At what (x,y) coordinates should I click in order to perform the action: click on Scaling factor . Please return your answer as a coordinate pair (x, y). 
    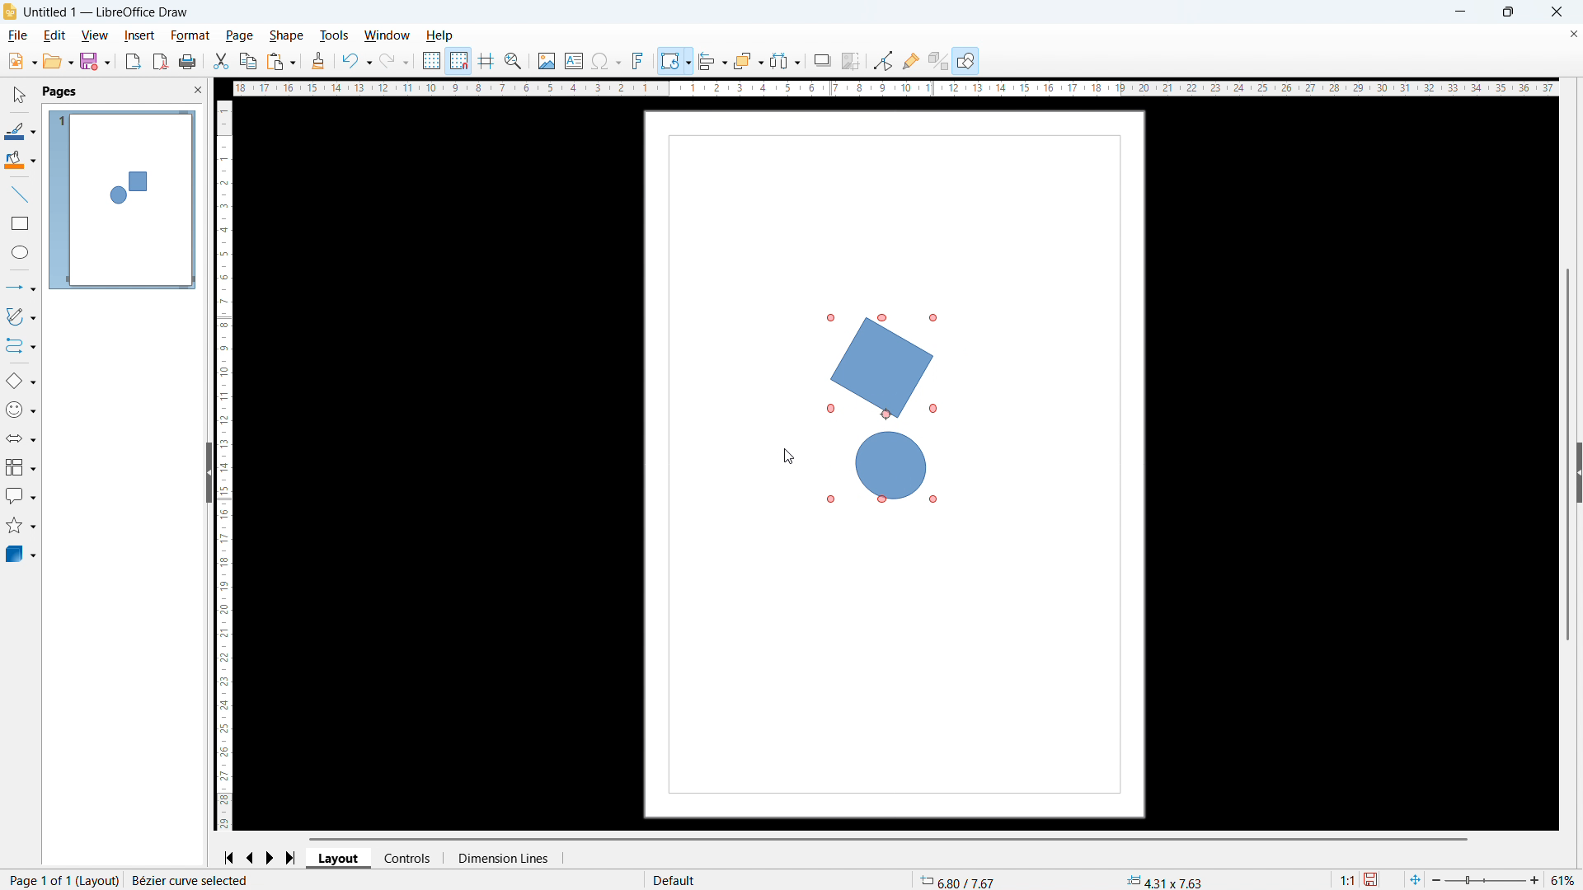
    Looking at the image, I should click on (1349, 880).